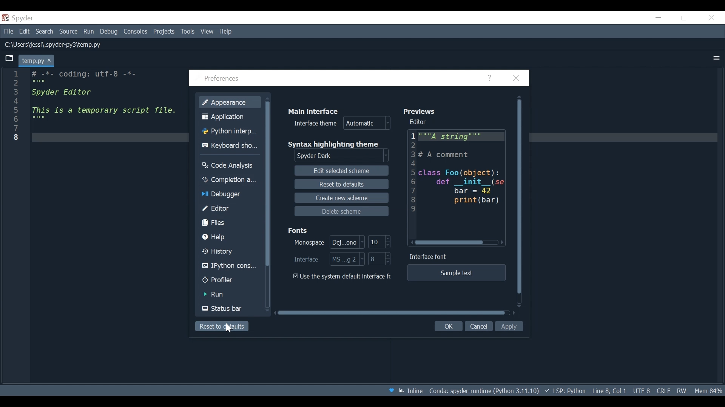 The height and width of the screenshot is (407, 725). I want to click on Apply, so click(510, 326).